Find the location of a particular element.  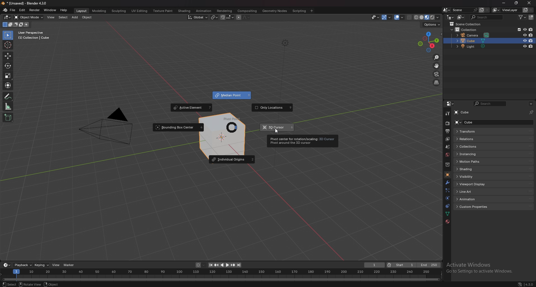

disable in renders is located at coordinates (532, 35).